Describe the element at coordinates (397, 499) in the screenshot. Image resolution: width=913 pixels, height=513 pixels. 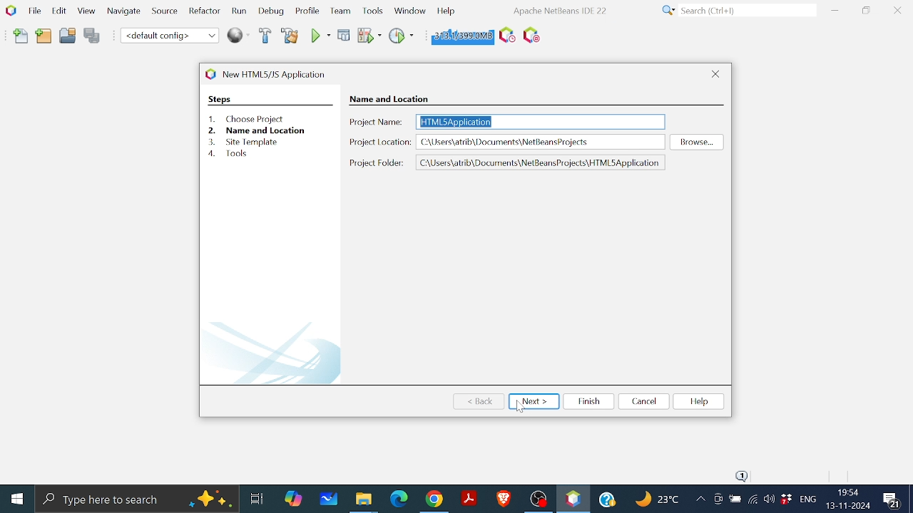
I see `Microsoft edge` at that location.